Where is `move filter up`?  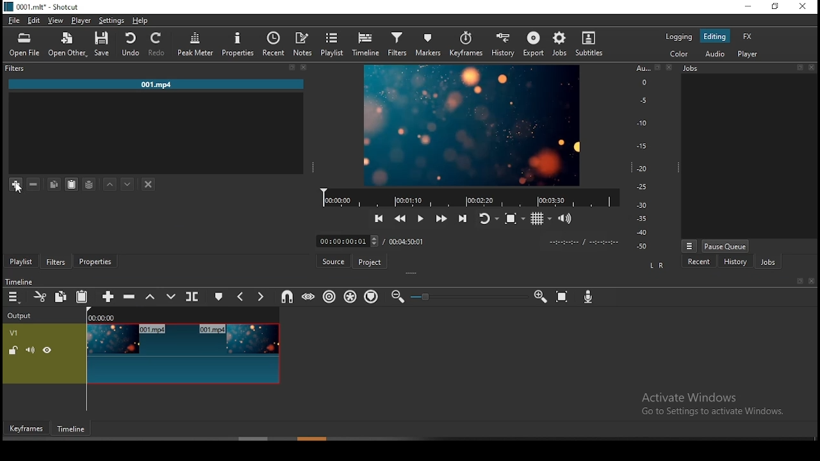 move filter up is located at coordinates (109, 184).